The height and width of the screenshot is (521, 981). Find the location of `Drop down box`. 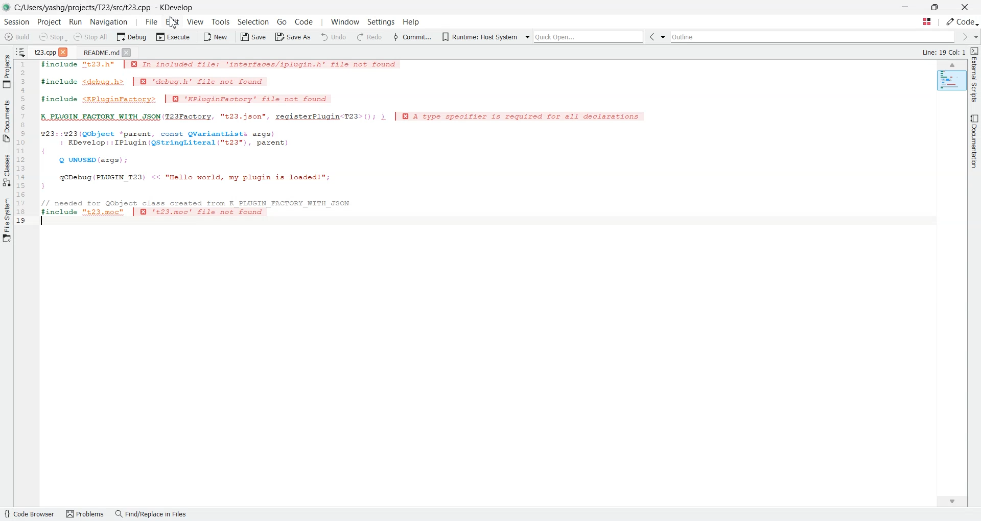

Drop down box is located at coordinates (975, 37).